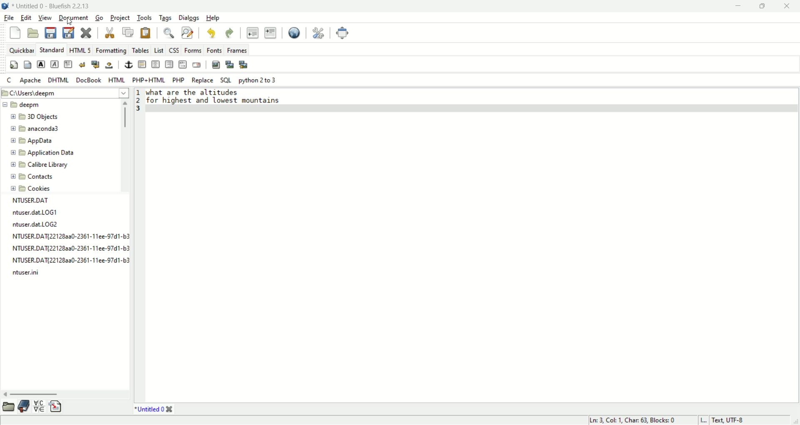 The width and height of the screenshot is (800, 425). What do you see at coordinates (156, 64) in the screenshot?
I see `center` at bounding box center [156, 64].